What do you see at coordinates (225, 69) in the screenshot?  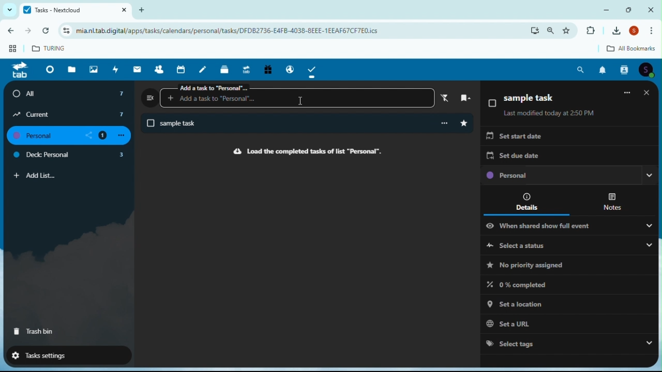 I see `deck` at bounding box center [225, 69].